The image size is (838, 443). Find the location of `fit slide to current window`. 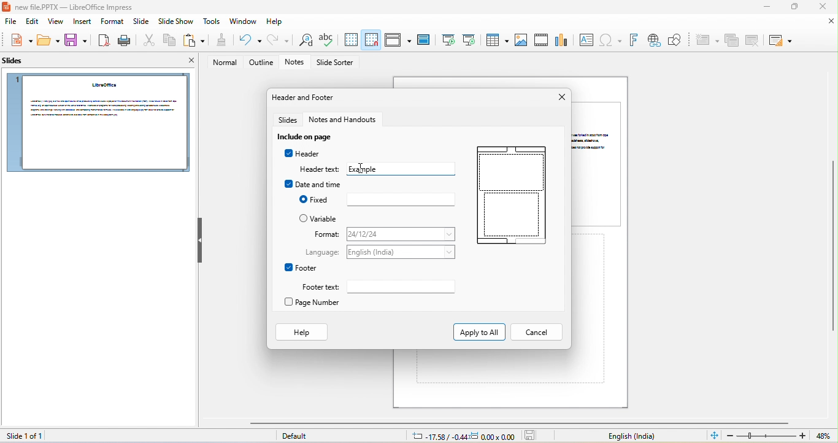

fit slide to current window is located at coordinates (714, 435).